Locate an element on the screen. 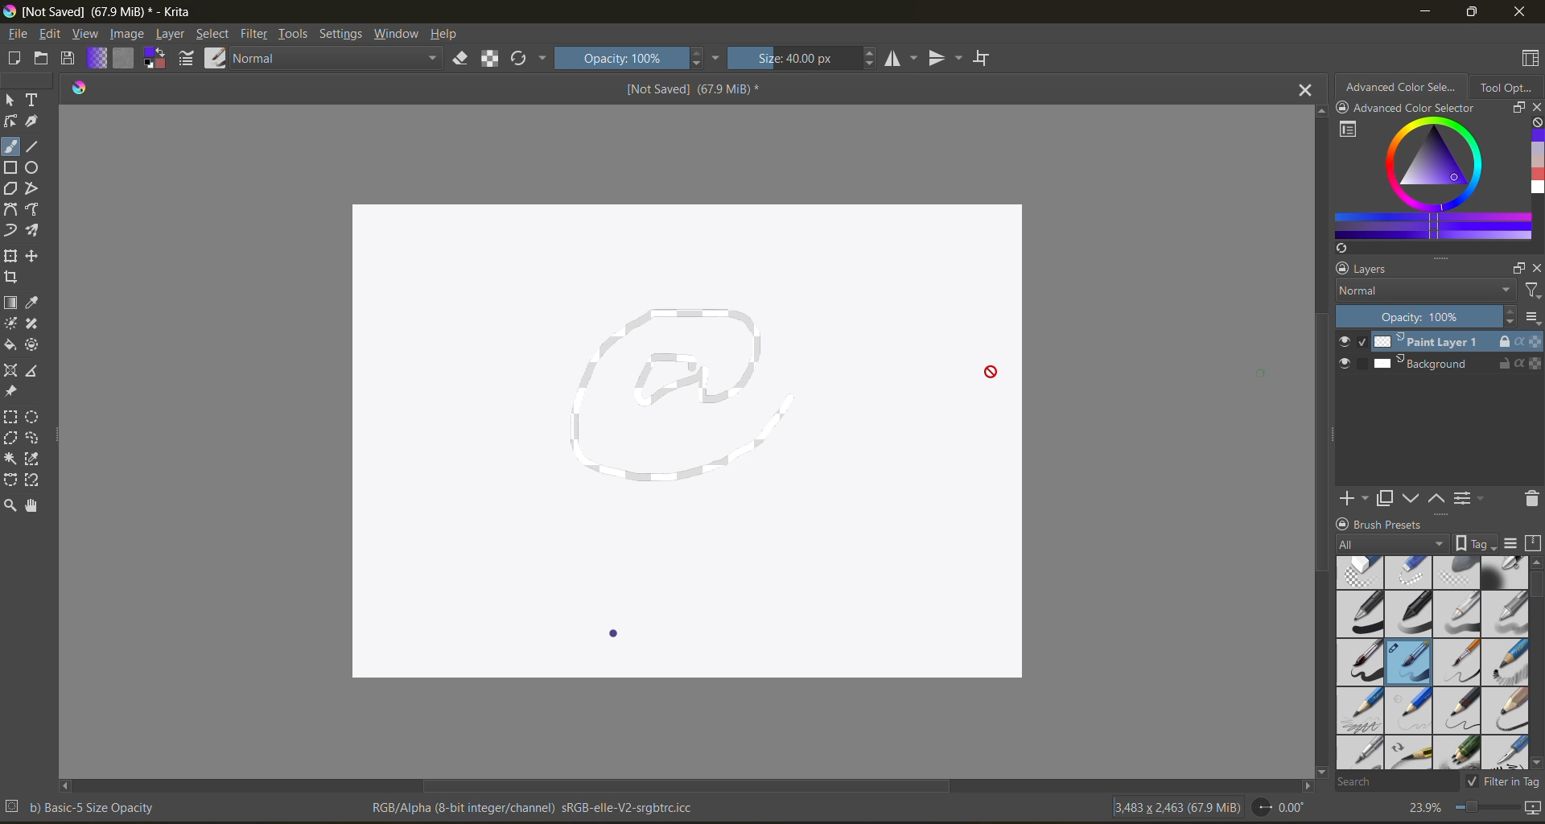  contiguous selection tool is located at coordinates (10, 459).